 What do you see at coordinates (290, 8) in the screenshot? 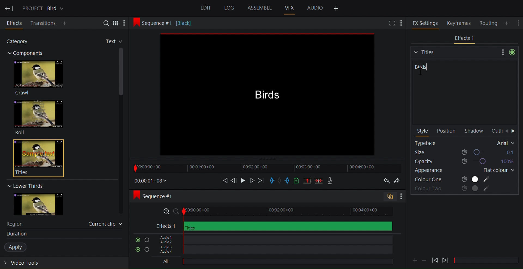
I see `VFX` at bounding box center [290, 8].